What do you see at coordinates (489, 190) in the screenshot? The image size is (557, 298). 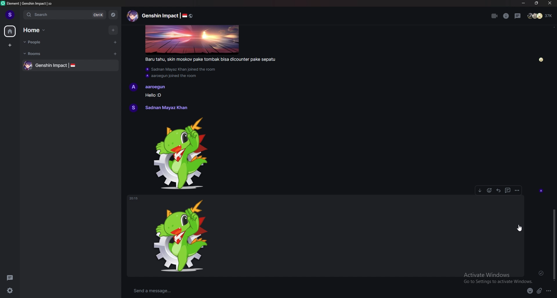 I see `react` at bounding box center [489, 190].